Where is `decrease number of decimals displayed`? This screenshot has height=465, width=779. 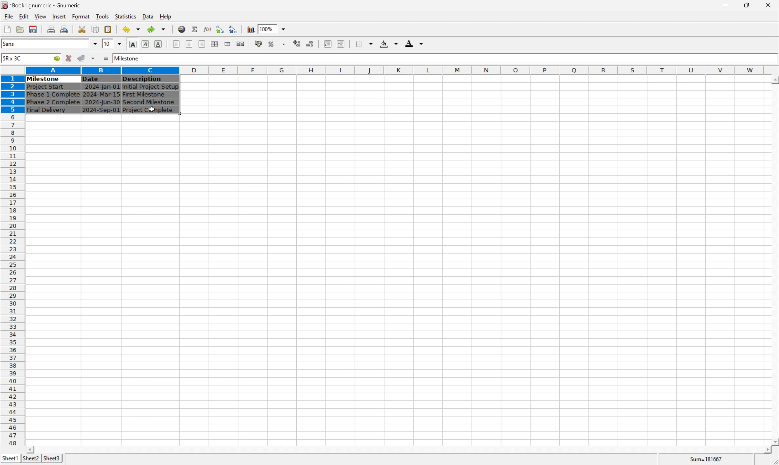 decrease number of decimals displayed is located at coordinates (311, 44).